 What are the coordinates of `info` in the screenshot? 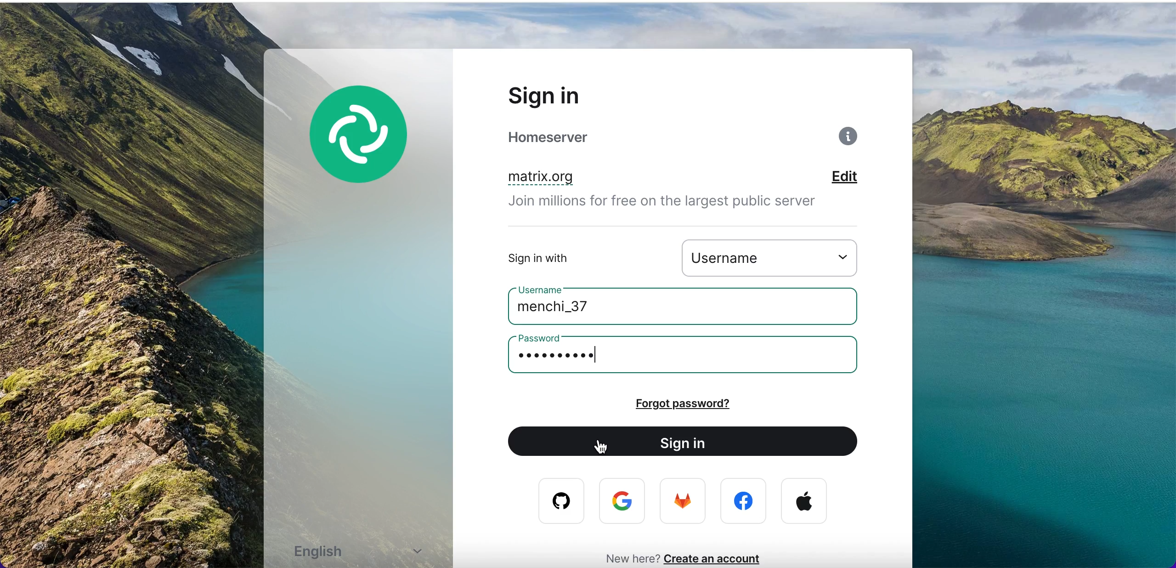 It's located at (850, 139).